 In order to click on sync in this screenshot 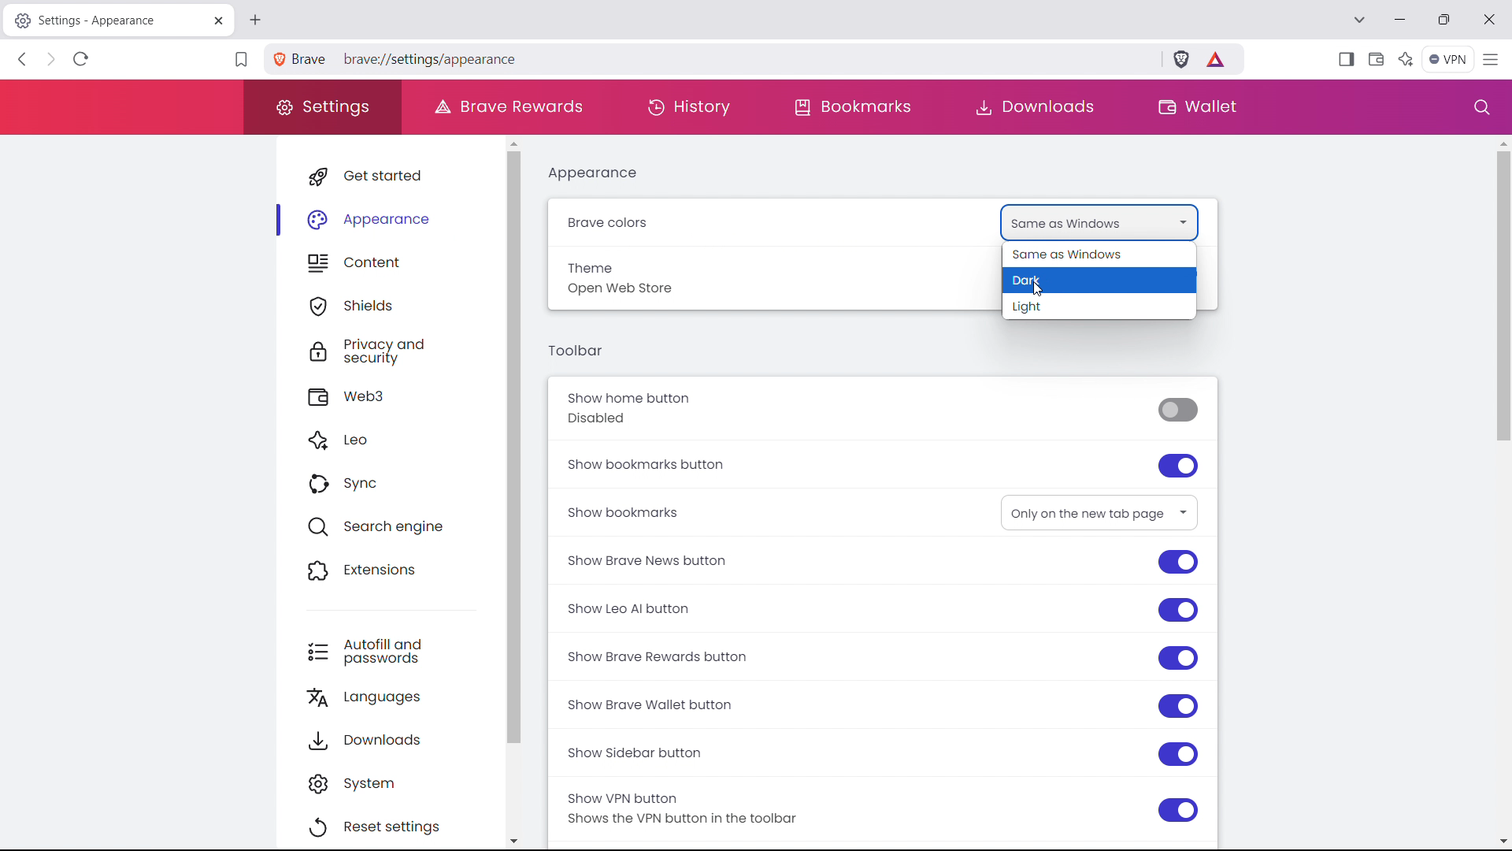, I will do `click(399, 483)`.